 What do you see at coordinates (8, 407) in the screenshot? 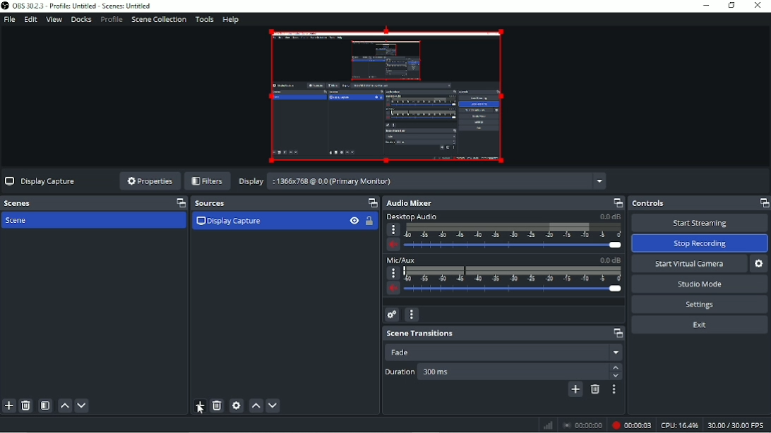
I see `Add scene` at bounding box center [8, 407].